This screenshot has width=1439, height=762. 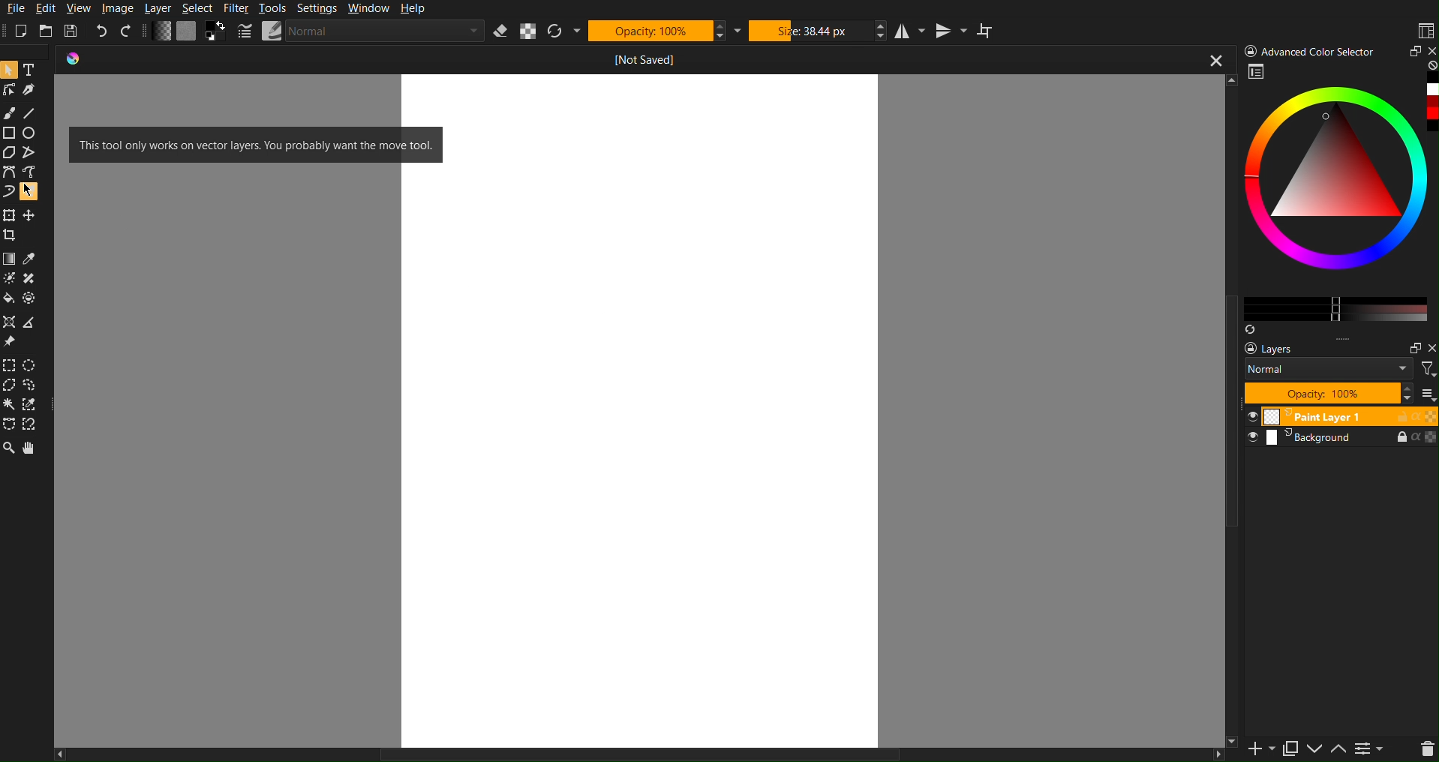 What do you see at coordinates (9, 449) in the screenshot?
I see `Zoom` at bounding box center [9, 449].